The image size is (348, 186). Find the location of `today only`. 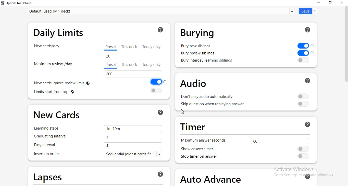

today only is located at coordinates (151, 65).